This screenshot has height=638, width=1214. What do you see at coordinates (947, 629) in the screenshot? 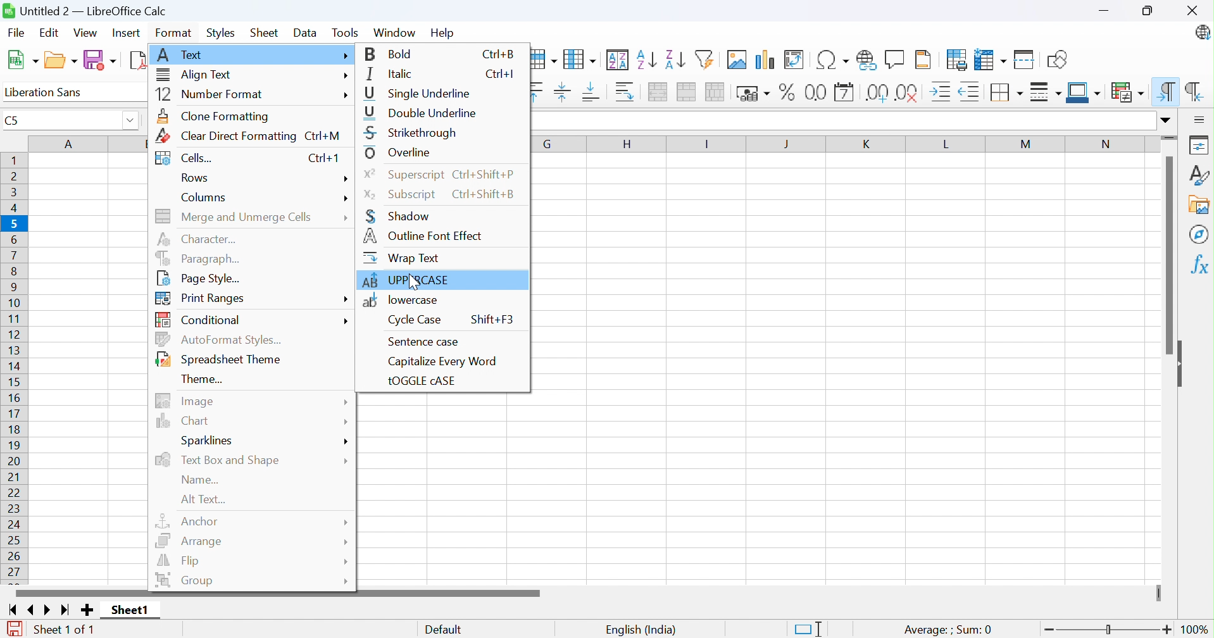
I see `Average: ; Sum:0` at bounding box center [947, 629].